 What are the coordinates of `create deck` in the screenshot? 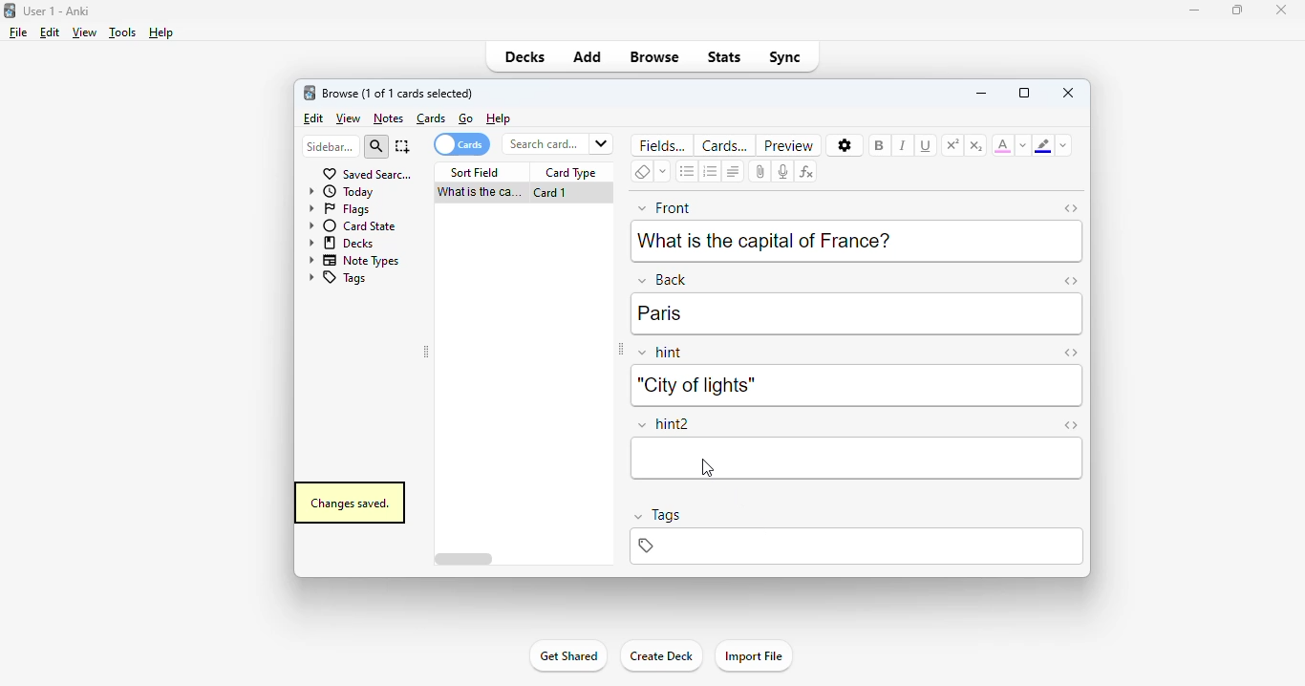 It's located at (660, 654).